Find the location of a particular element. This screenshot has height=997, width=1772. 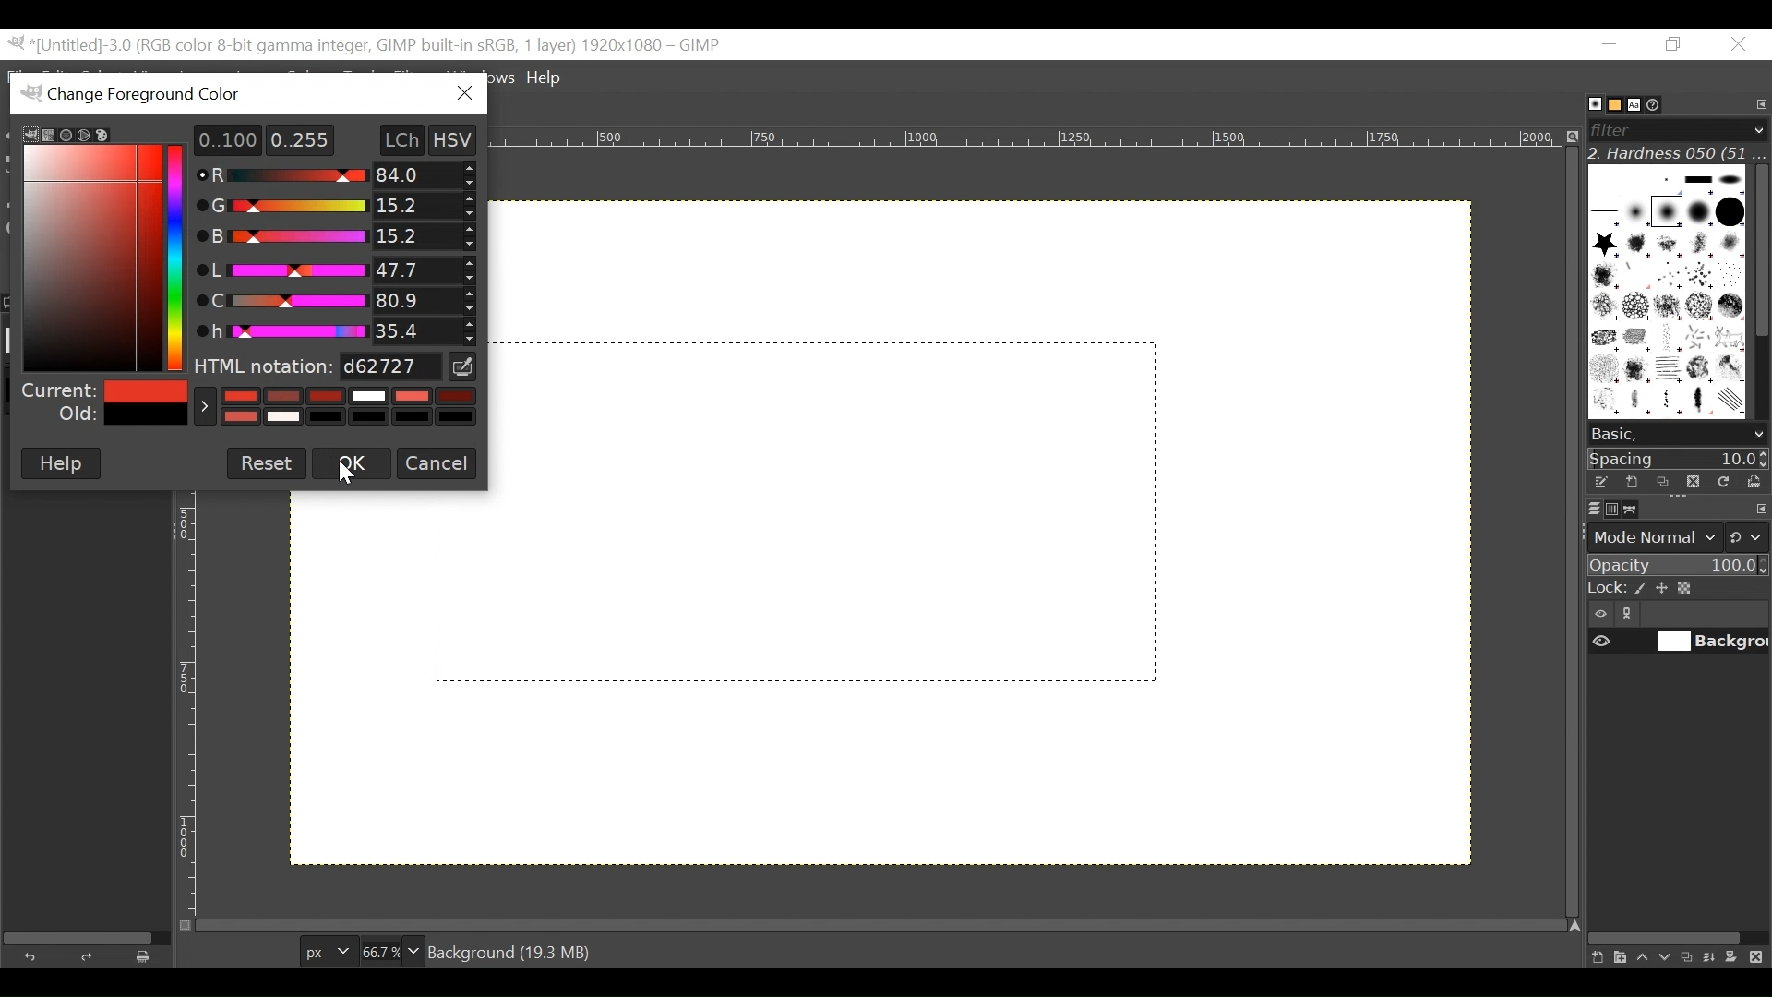

mode normal is located at coordinates (1676, 535).